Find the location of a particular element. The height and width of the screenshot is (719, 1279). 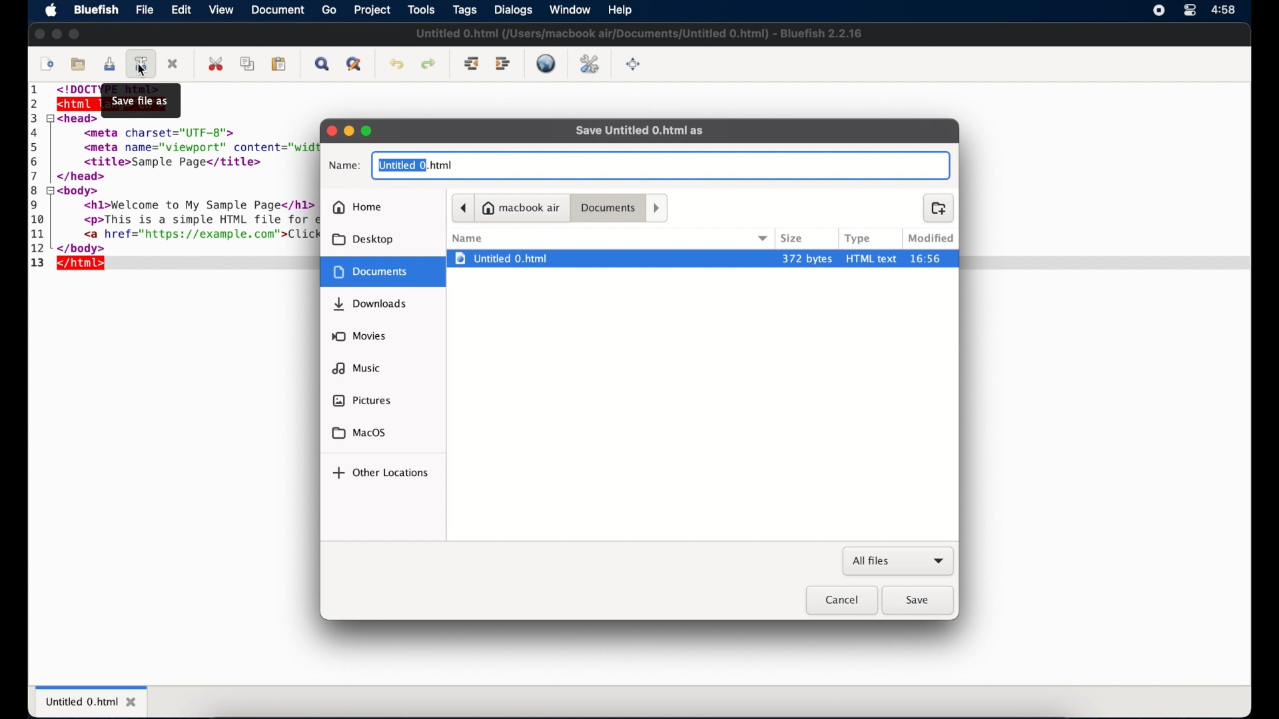

movies is located at coordinates (359, 336).